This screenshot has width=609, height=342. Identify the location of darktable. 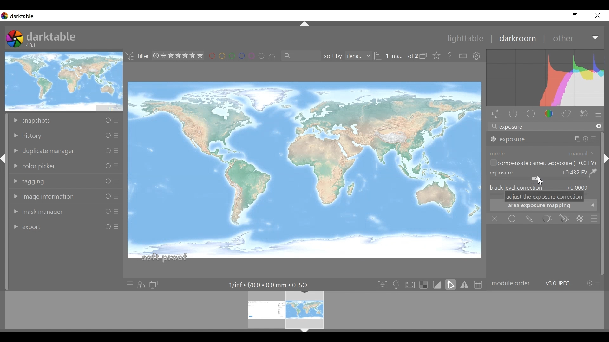
(51, 36).